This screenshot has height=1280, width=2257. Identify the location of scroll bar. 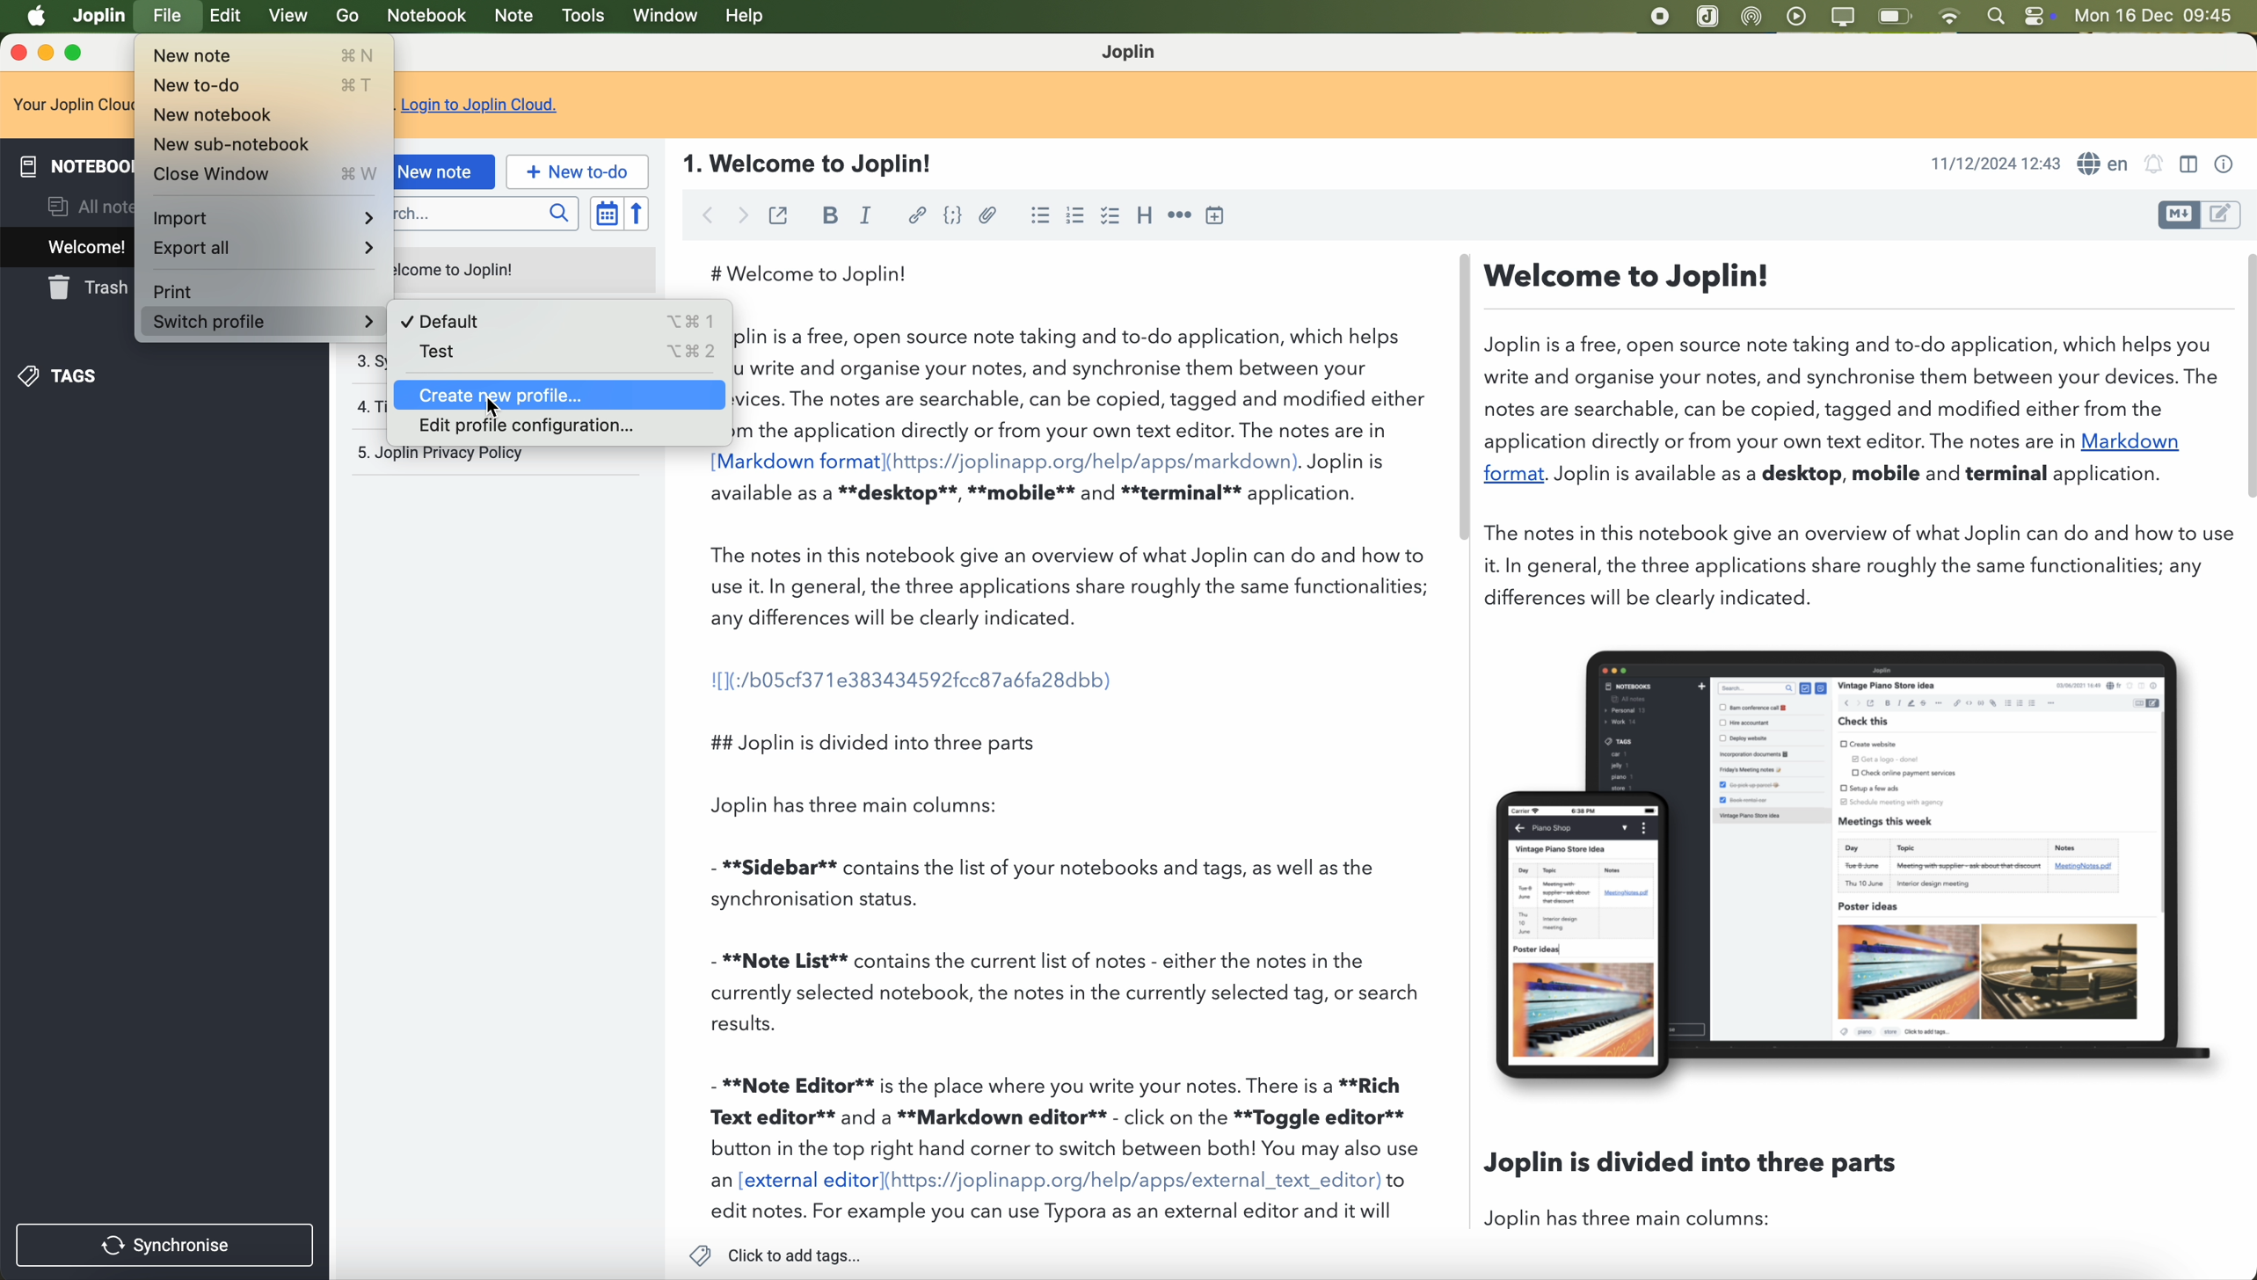
(2242, 378).